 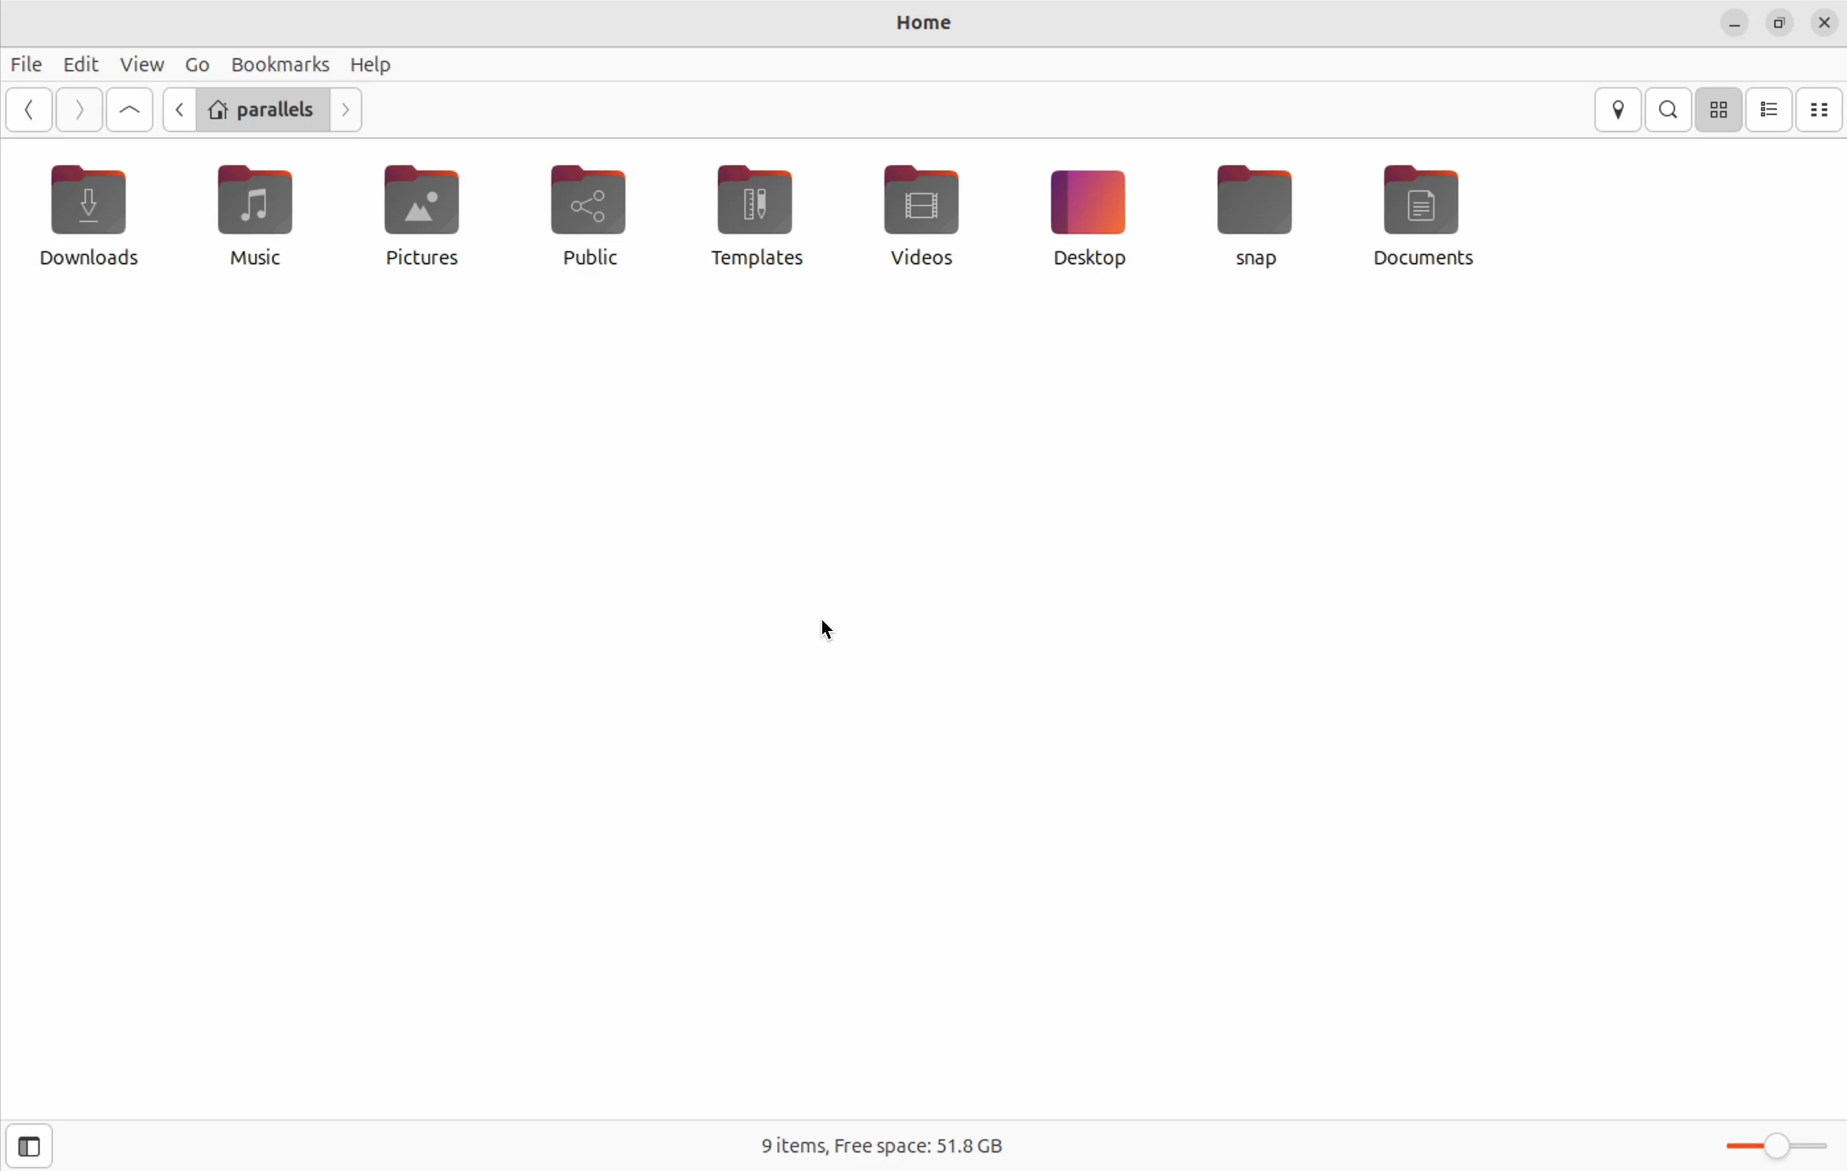 I want to click on parallels, so click(x=260, y=109).